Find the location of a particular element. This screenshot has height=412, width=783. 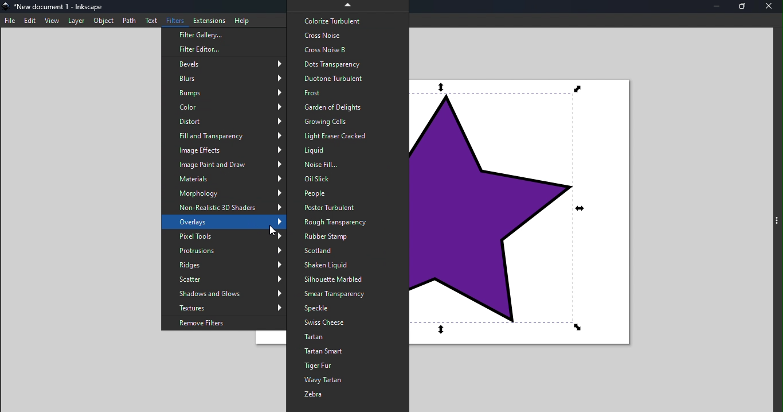

Cross Noise B is located at coordinates (349, 50).